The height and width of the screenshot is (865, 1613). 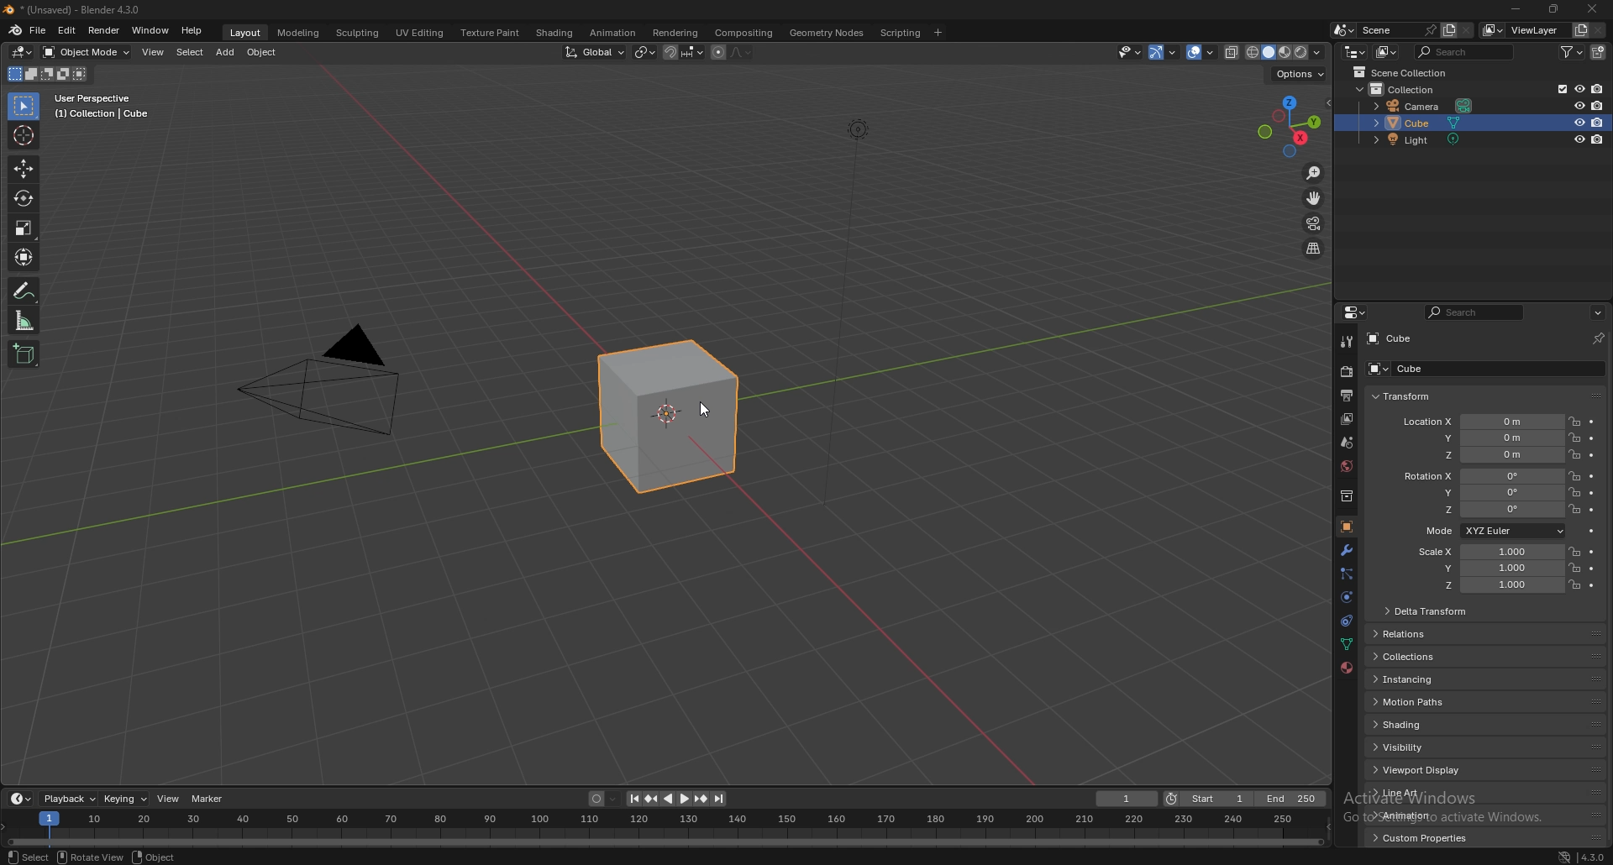 I want to click on scripting, so click(x=902, y=33).